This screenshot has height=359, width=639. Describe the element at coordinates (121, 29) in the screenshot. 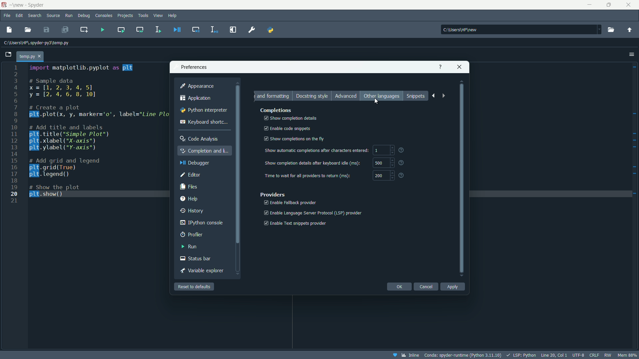

I see `run current cell` at that location.